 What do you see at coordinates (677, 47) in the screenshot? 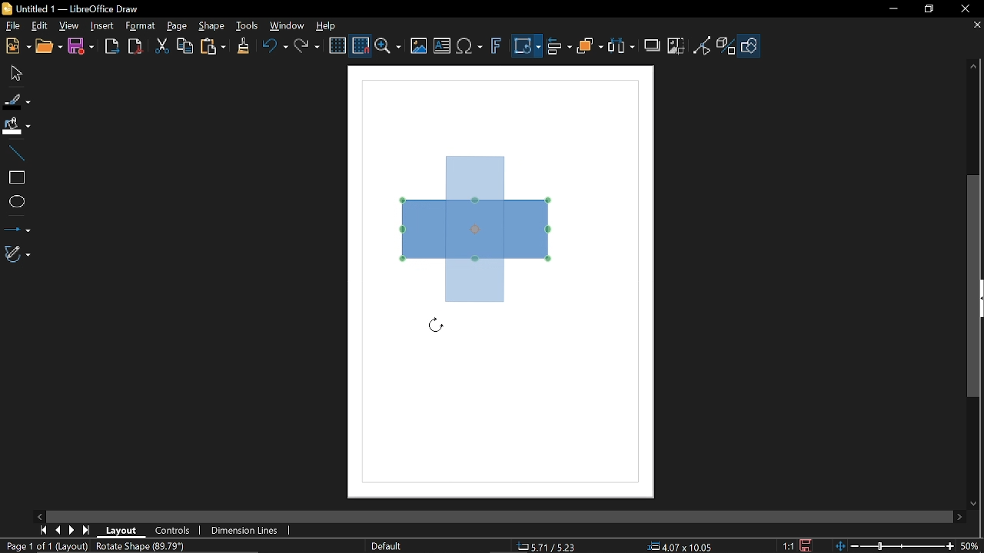
I see `Crop` at bounding box center [677, 47].